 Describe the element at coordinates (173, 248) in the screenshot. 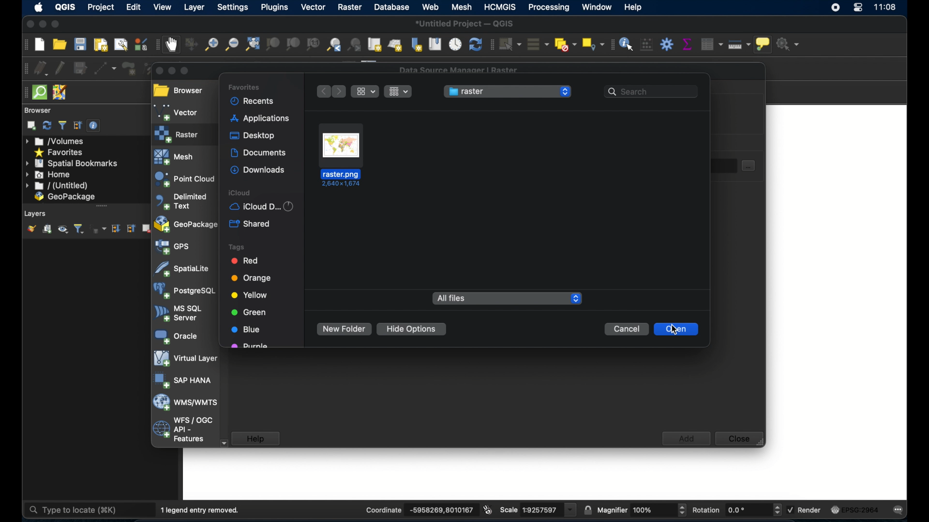

I see `gps` at that location.